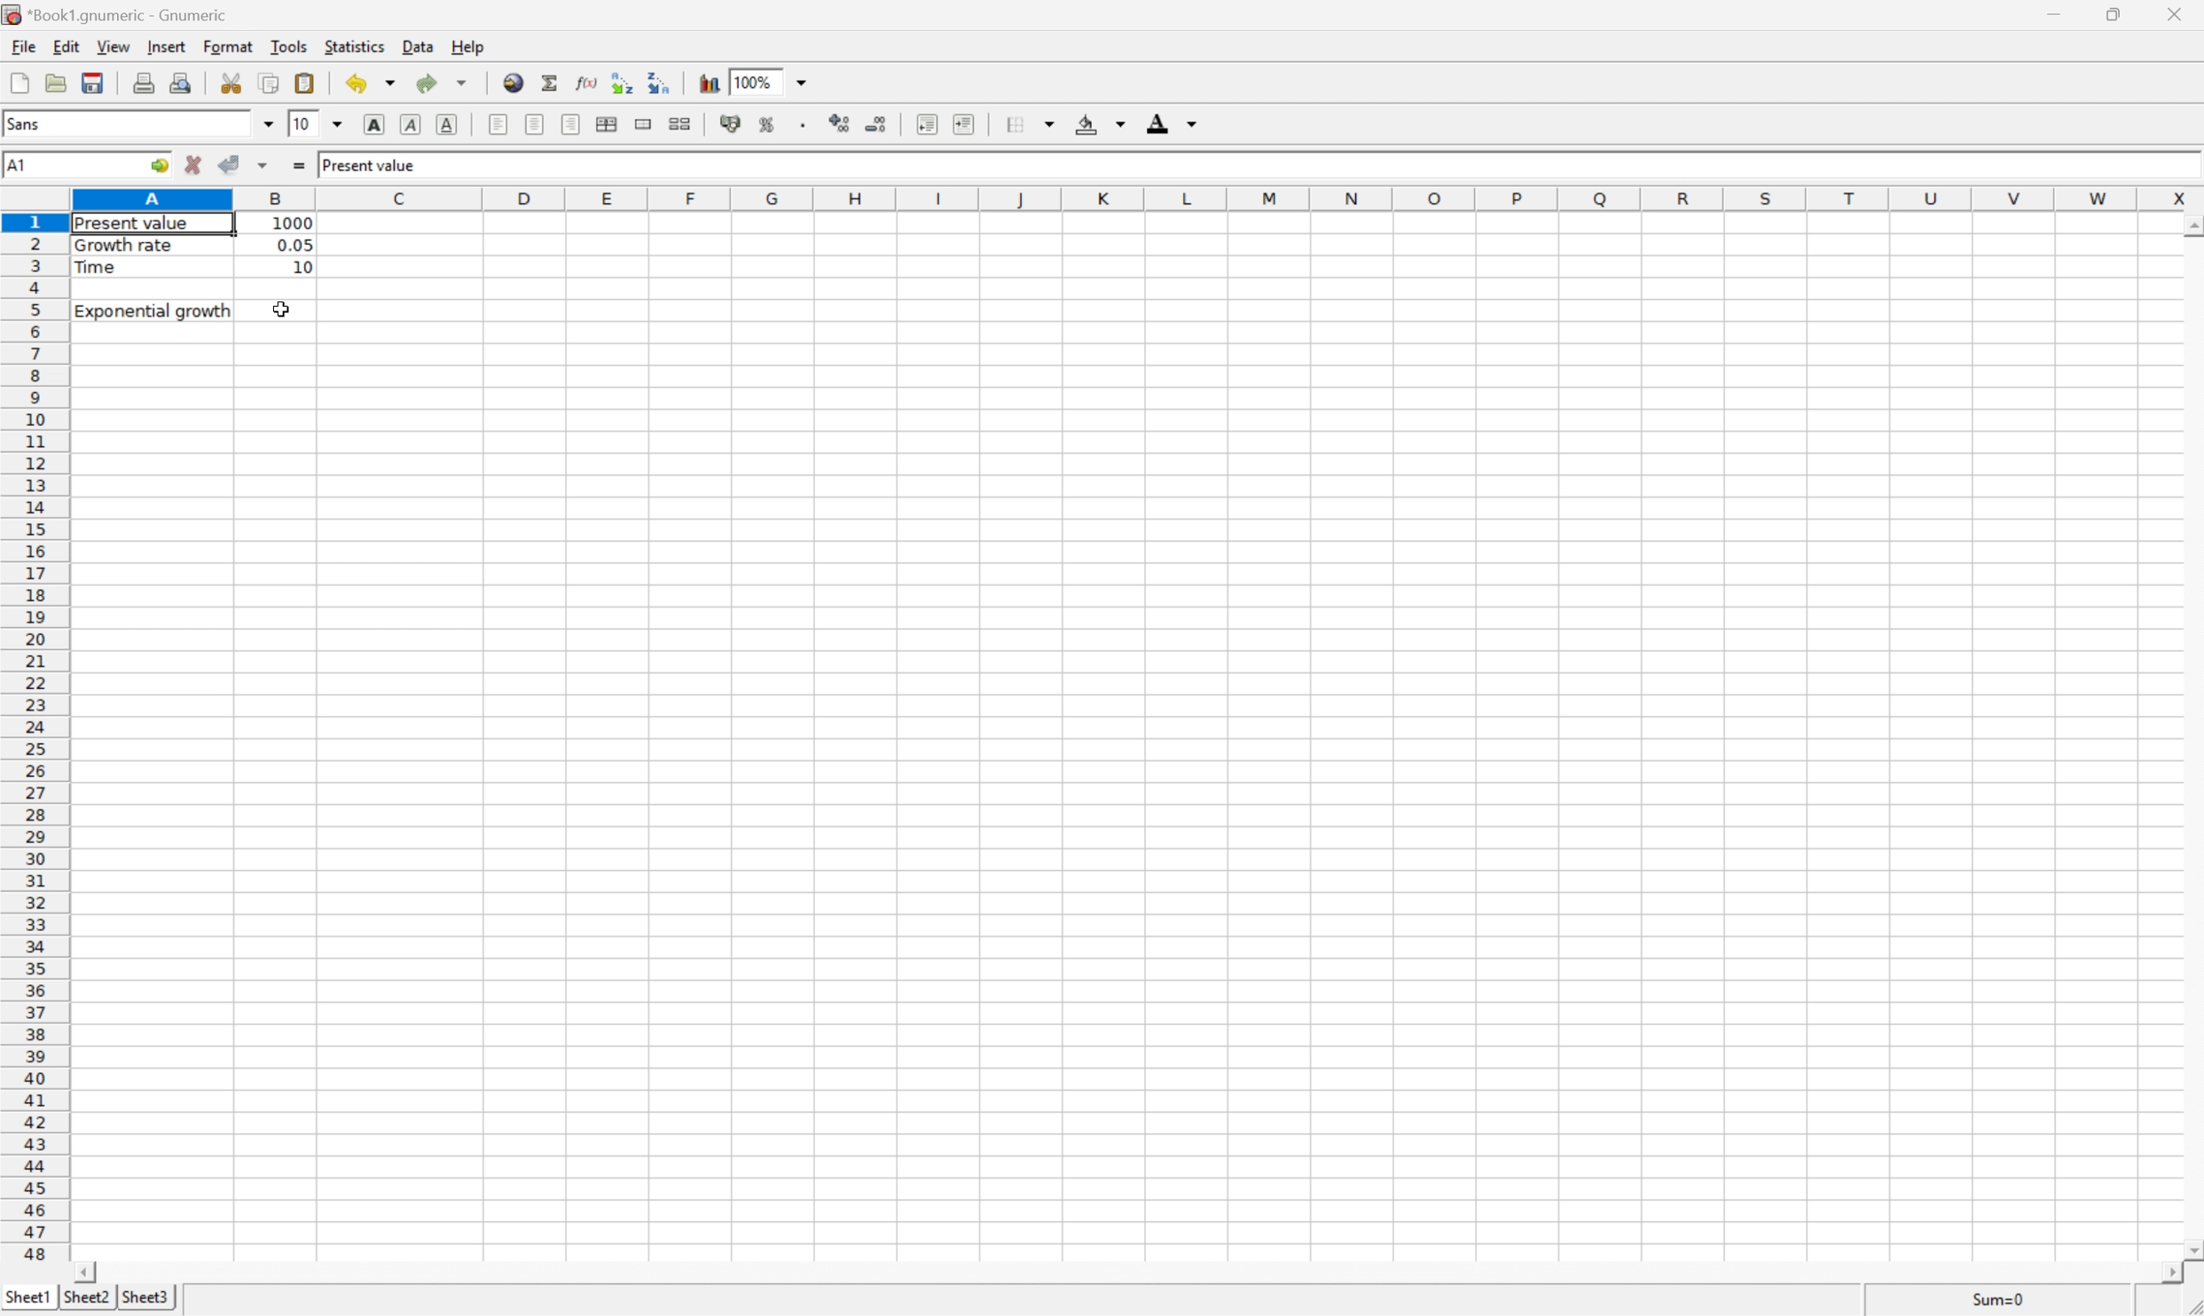  What do you see at coordinates (308, 81) in the screenshot?
I see `Paste the clipboard` at bounding box center [308, 81].